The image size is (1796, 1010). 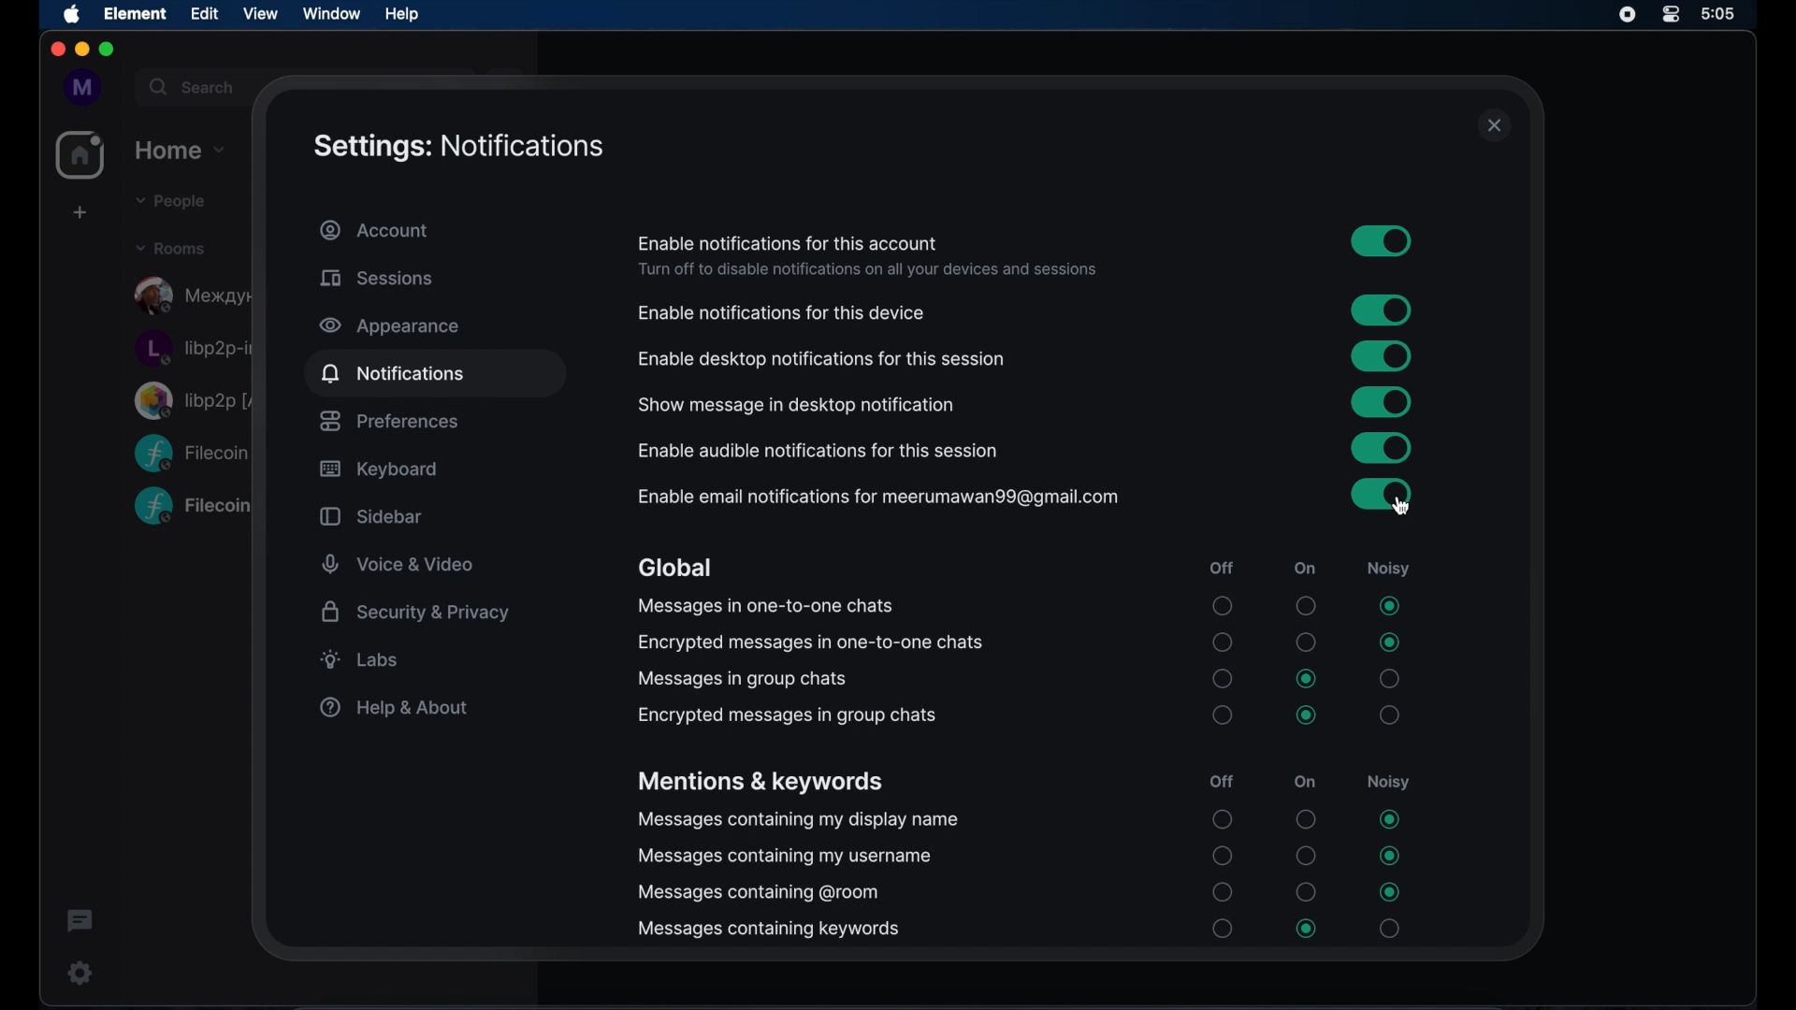 What do you see at coordinates (1305, 856) in the screenshot?
I see `radio button` at bounding box center [1305, 856].